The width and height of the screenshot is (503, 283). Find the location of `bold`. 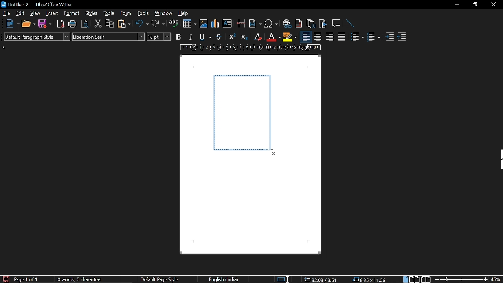

bold is located at coordinates (178, 37).